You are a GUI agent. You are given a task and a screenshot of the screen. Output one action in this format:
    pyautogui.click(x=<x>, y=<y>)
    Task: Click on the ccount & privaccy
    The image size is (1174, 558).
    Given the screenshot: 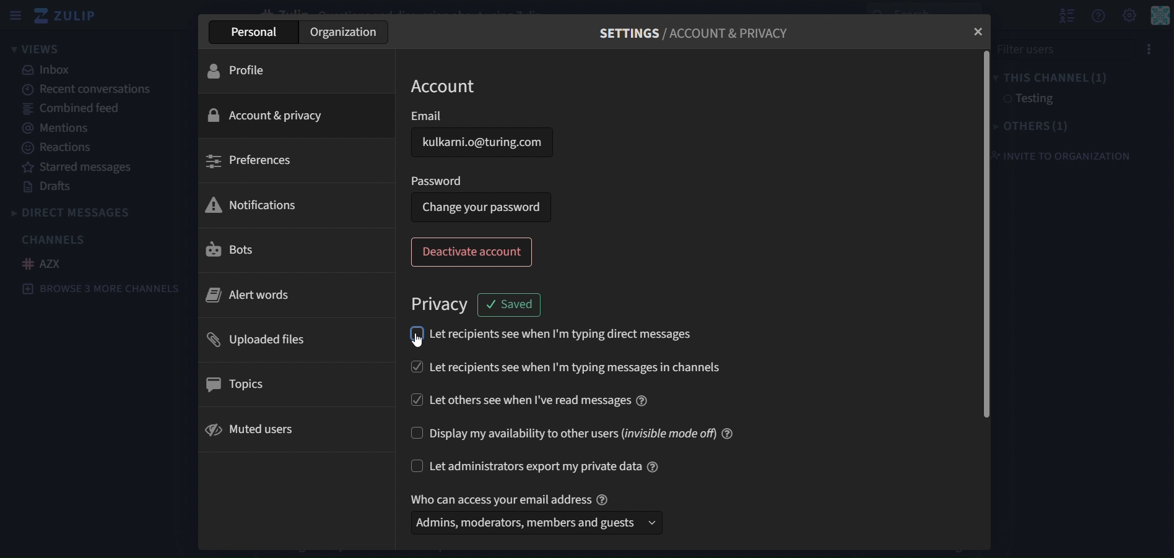 What is the action you would take?
    pyautogui.click(x=268, y=116)
    